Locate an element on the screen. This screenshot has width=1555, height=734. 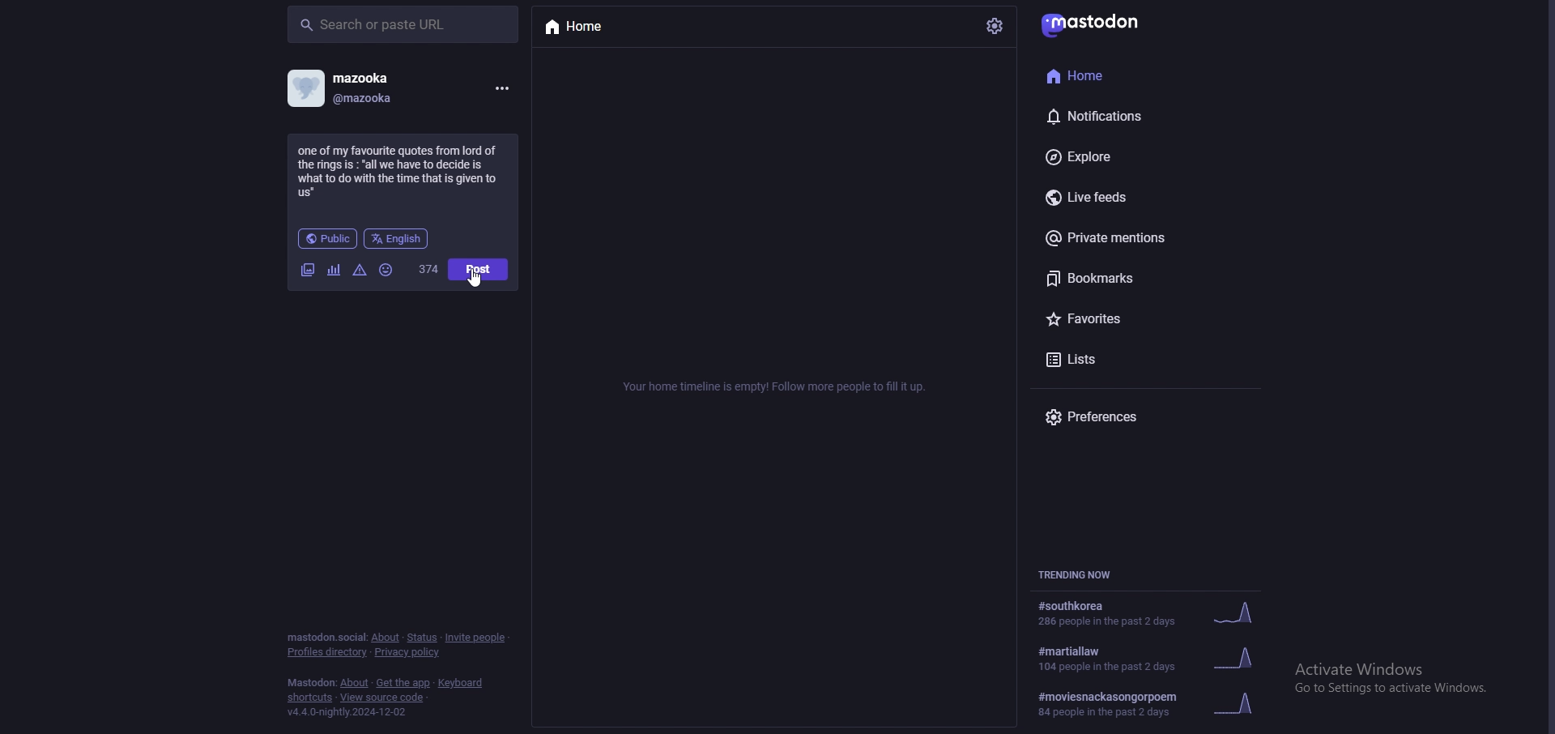
keyboard is located at coordinates (462, 683).